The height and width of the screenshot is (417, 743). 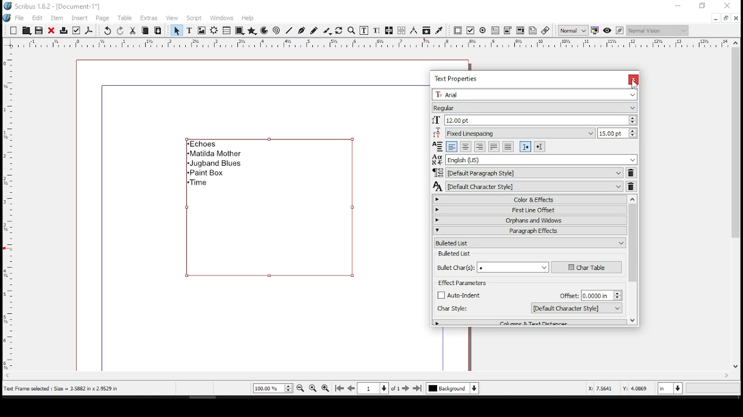 I want to click on align text center, so click(x=466, y=147).